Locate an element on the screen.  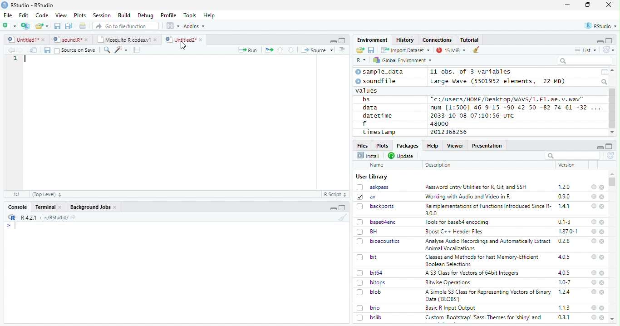
timestamp is located at coordinates (379, 132).